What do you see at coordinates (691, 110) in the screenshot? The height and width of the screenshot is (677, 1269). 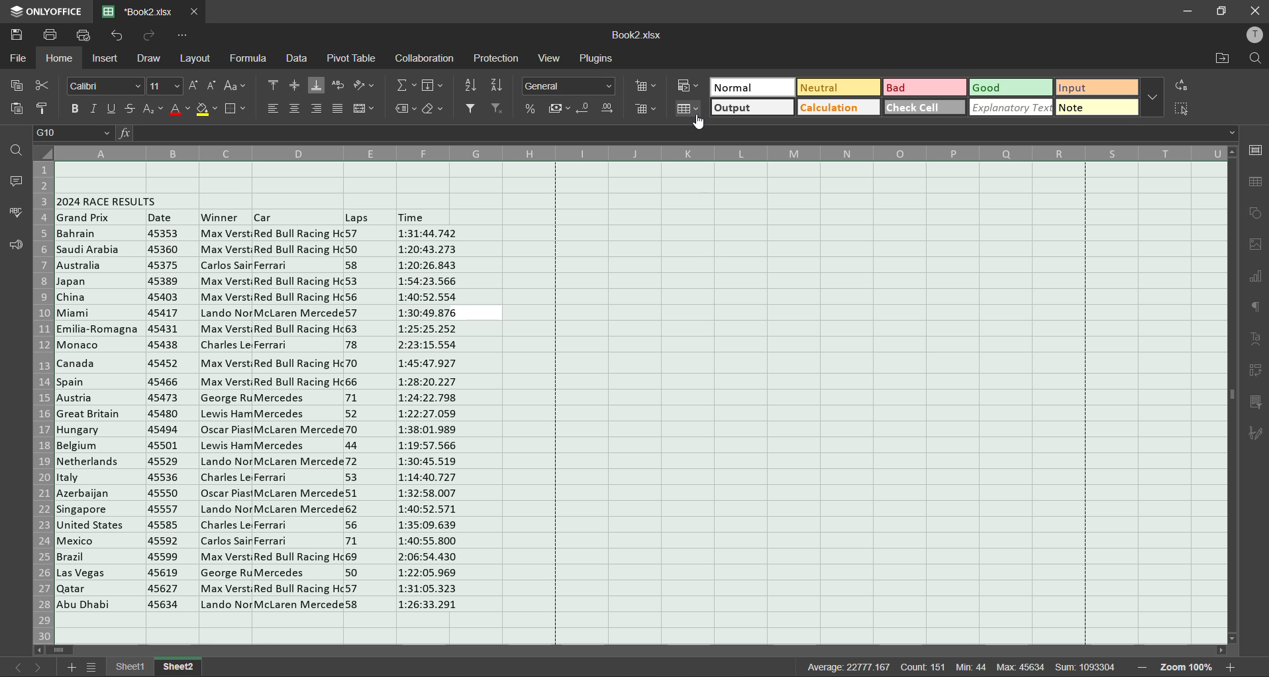 I see `format as table` at bounding box center [691, 110].